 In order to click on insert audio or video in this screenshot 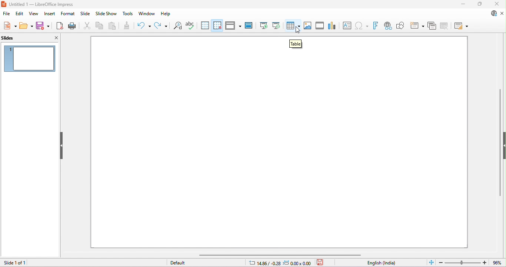, I will do `click(320, 26)`.